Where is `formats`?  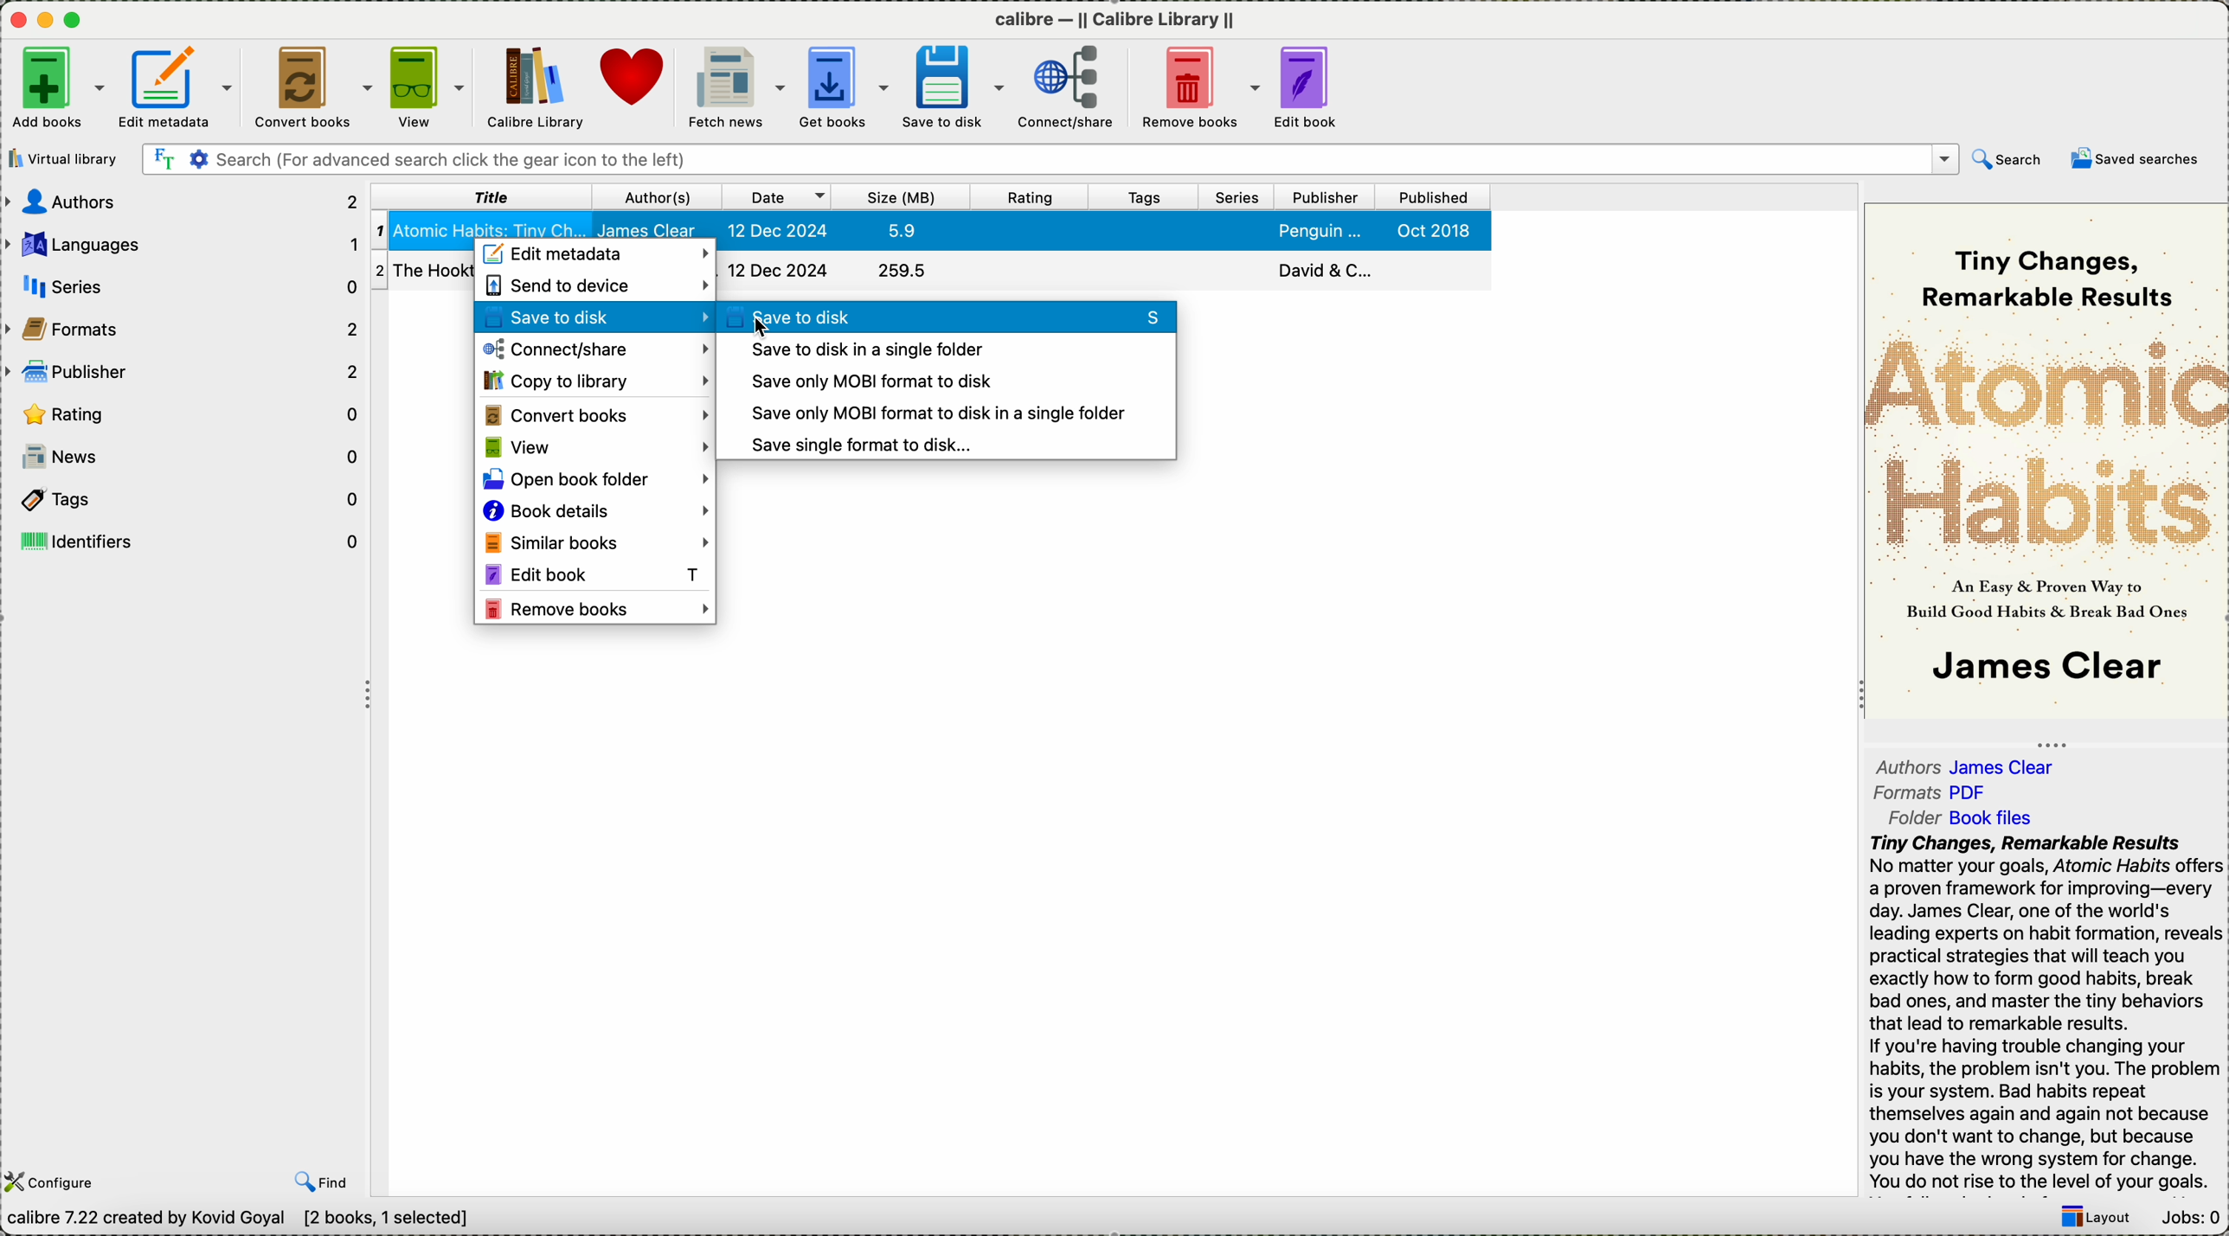
formats is located at coordinates (185, 329).